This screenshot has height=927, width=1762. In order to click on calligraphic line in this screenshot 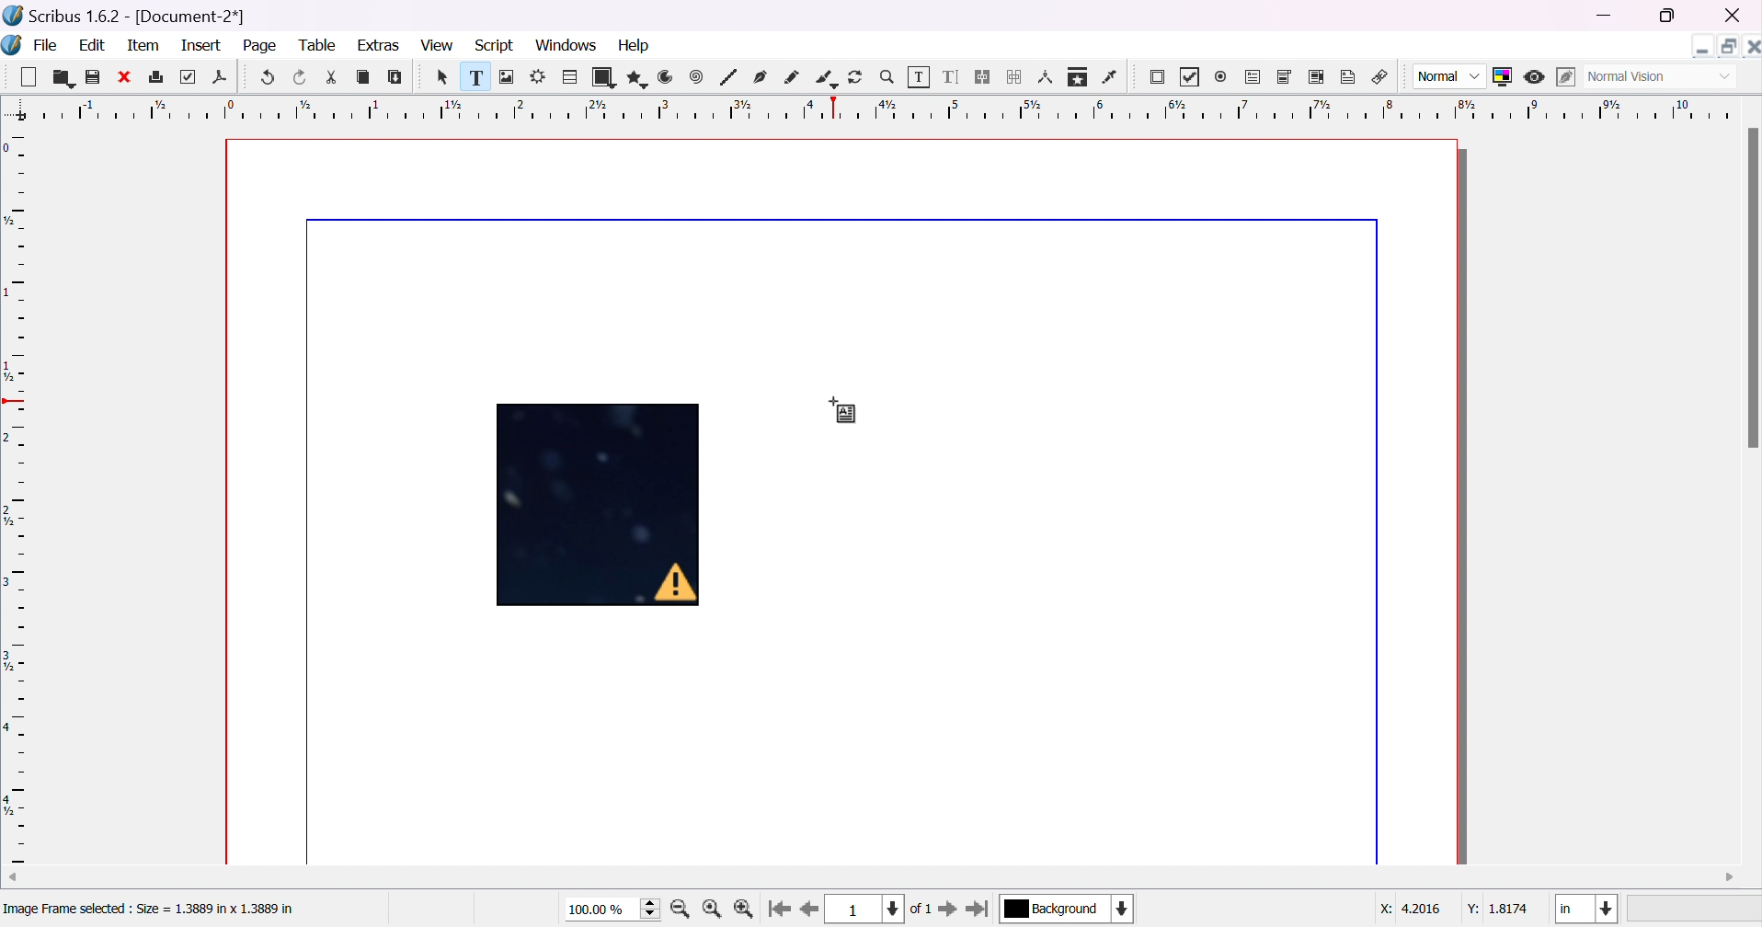, I will do `click(825, 75)`.